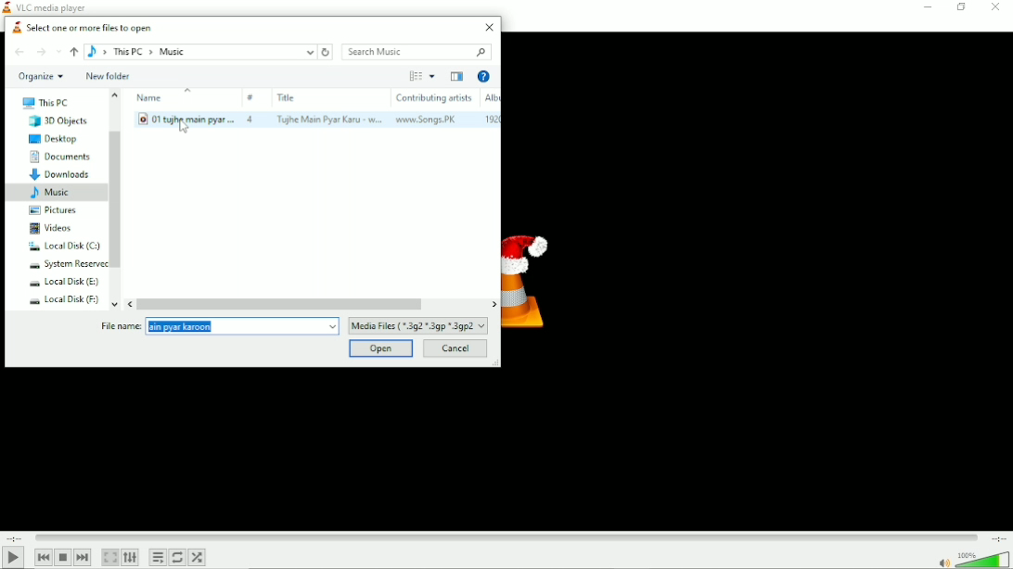 This screenshot has height=569, width=1013. I want to click on up to ''This PC'', so click(74, 52).